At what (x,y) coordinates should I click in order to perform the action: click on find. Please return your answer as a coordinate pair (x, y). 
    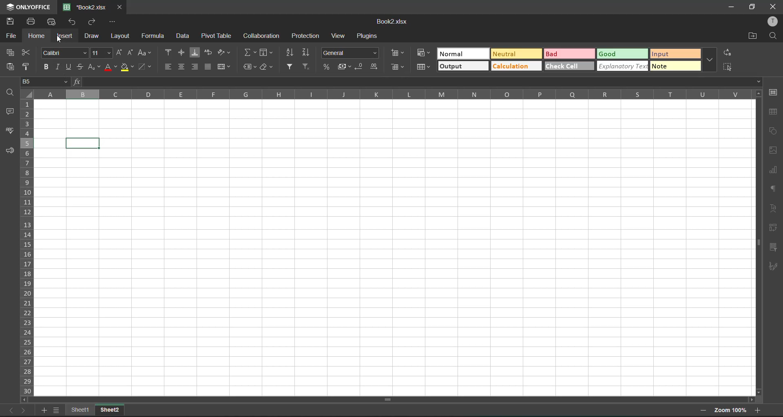
    Looking at the image, I should click on (773, 37).